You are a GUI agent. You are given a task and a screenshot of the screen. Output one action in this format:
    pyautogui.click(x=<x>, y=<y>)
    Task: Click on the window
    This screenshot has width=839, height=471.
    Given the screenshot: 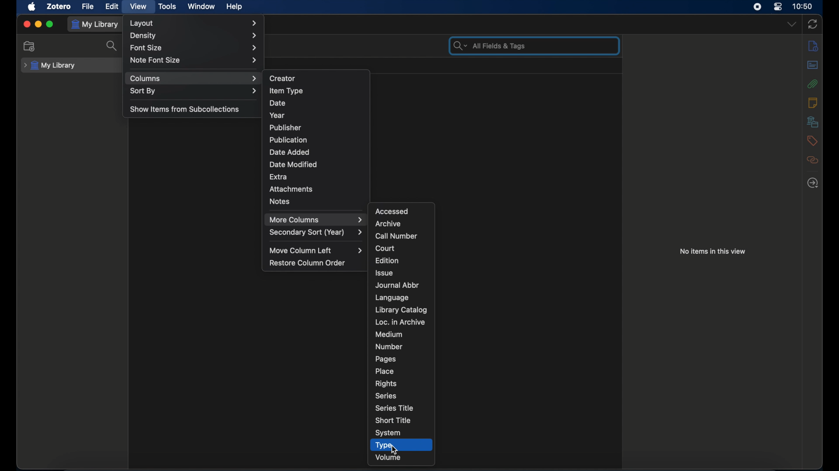 What is the action you would take?
    pyautogui.click(x=201, y=7)
    